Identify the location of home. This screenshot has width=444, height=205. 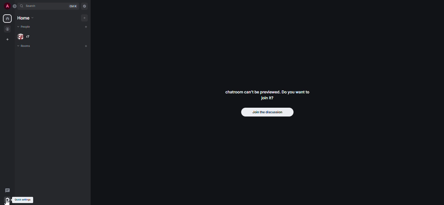
(7, 19).